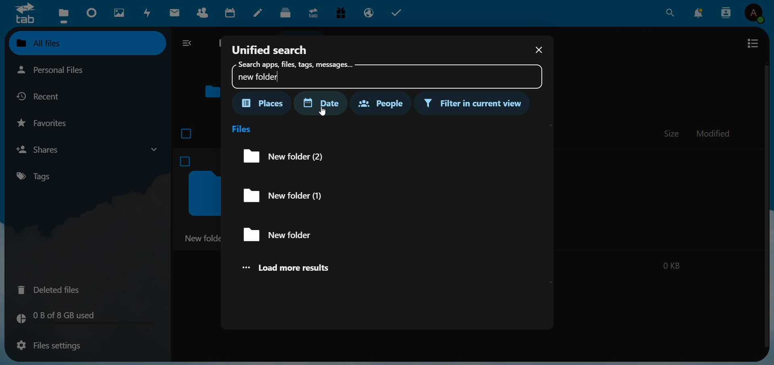 The image size is (774, 365). Describe the element at coordinates (314, 12) in the screenshot. I see `upgrade` at that location.